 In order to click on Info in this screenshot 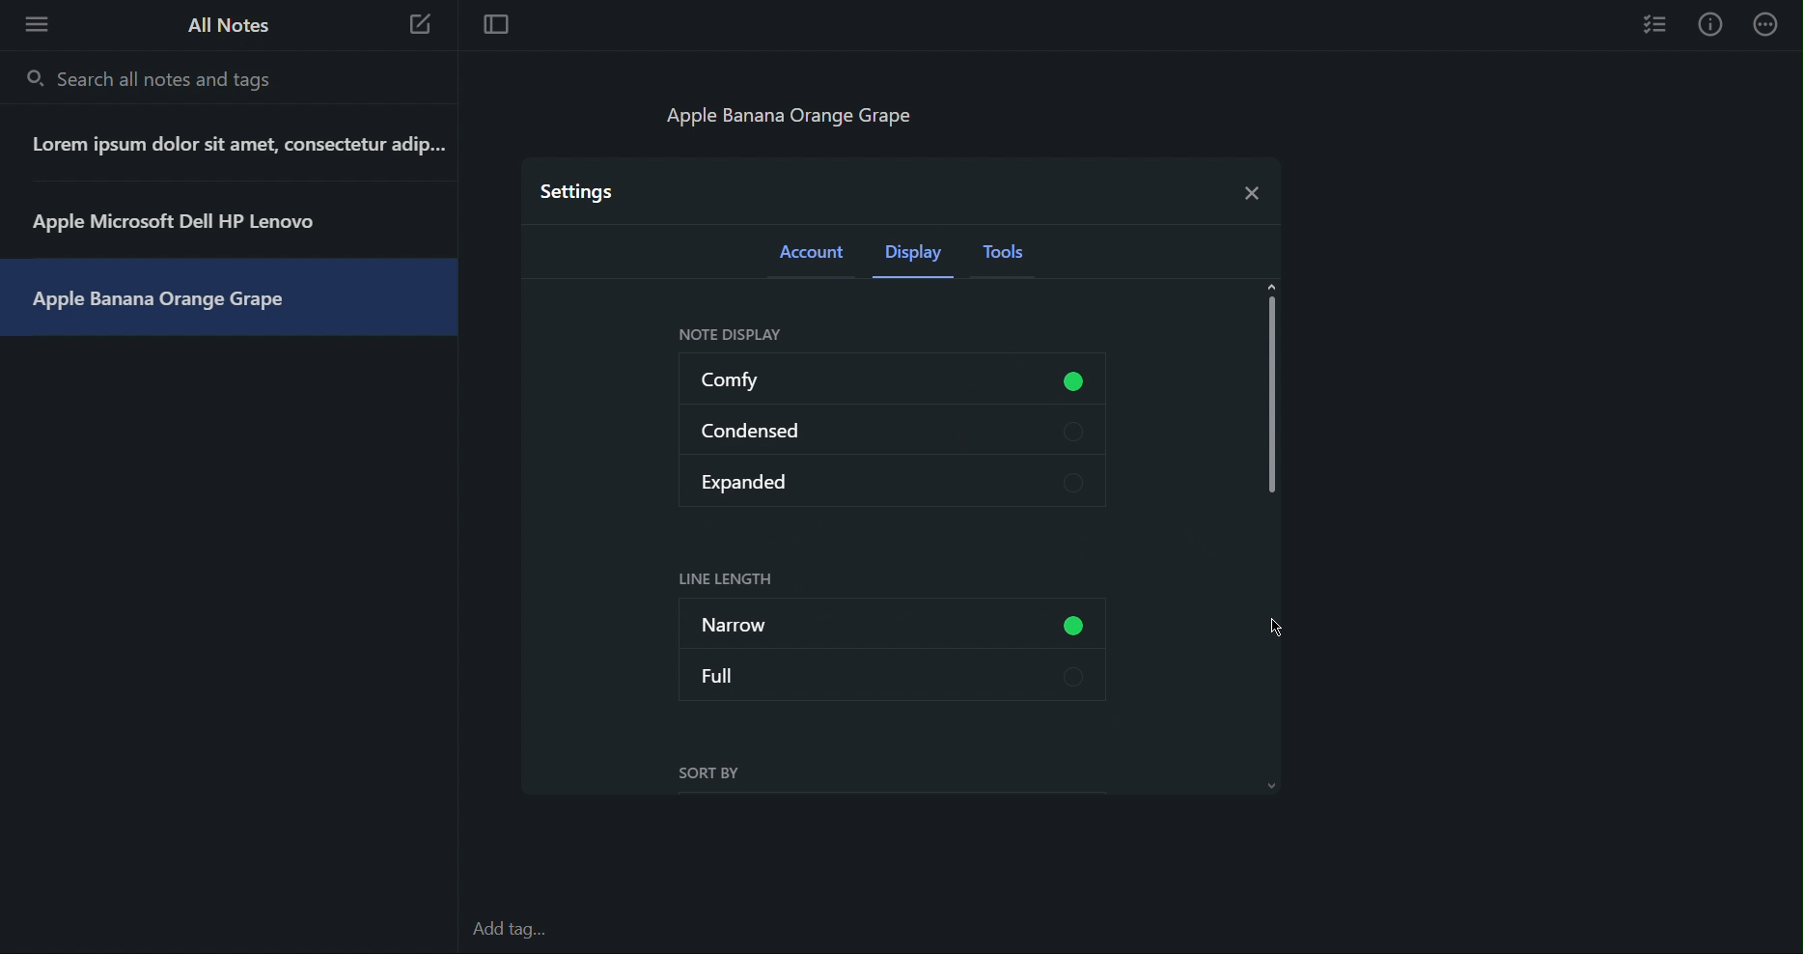, I will do `click(1710, 24)`.